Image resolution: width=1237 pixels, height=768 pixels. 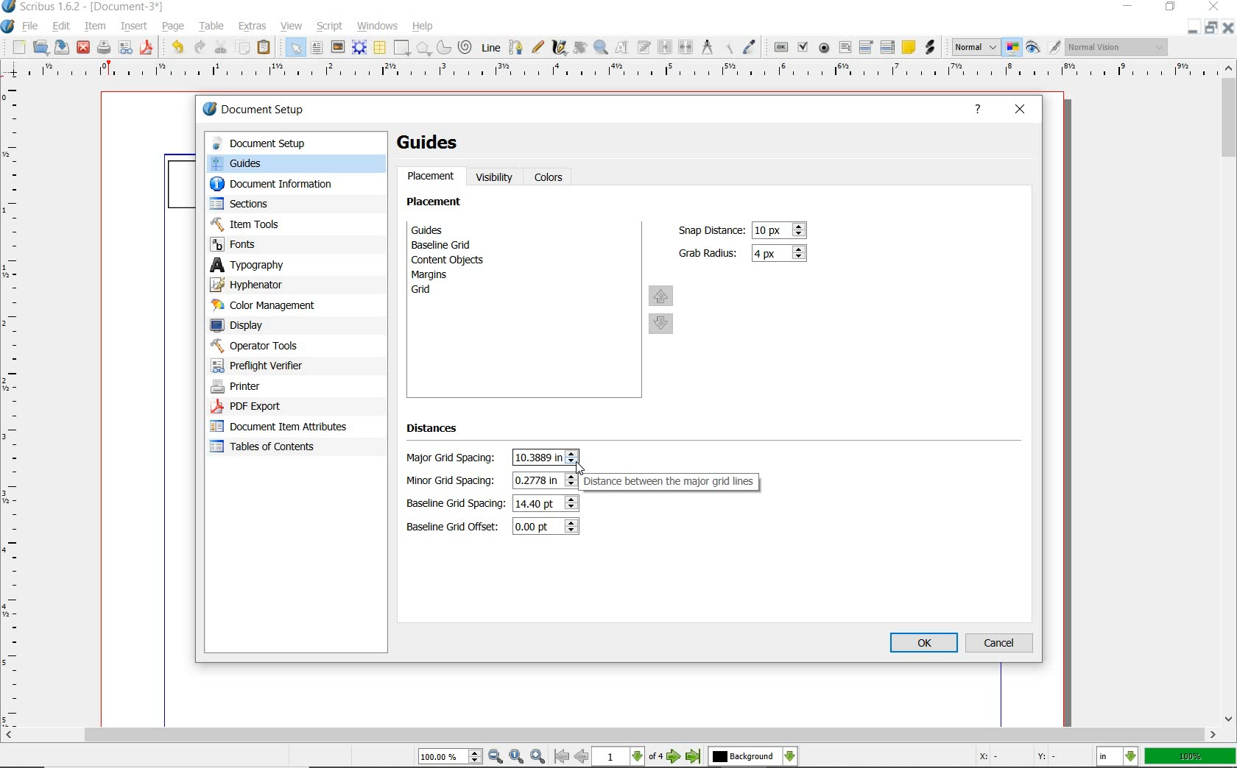 I want to click on table, so click(x=210, y=27).